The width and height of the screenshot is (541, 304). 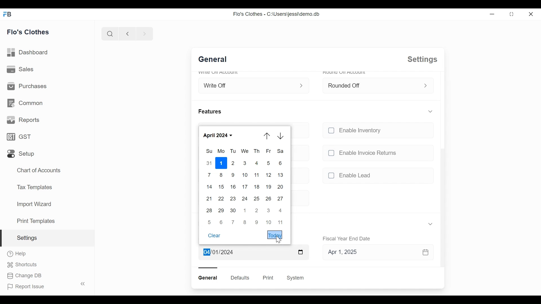 What do you see at coordinates (511, 14) in the screenshot?
I see `Restore` at bounding box center [511, 14].